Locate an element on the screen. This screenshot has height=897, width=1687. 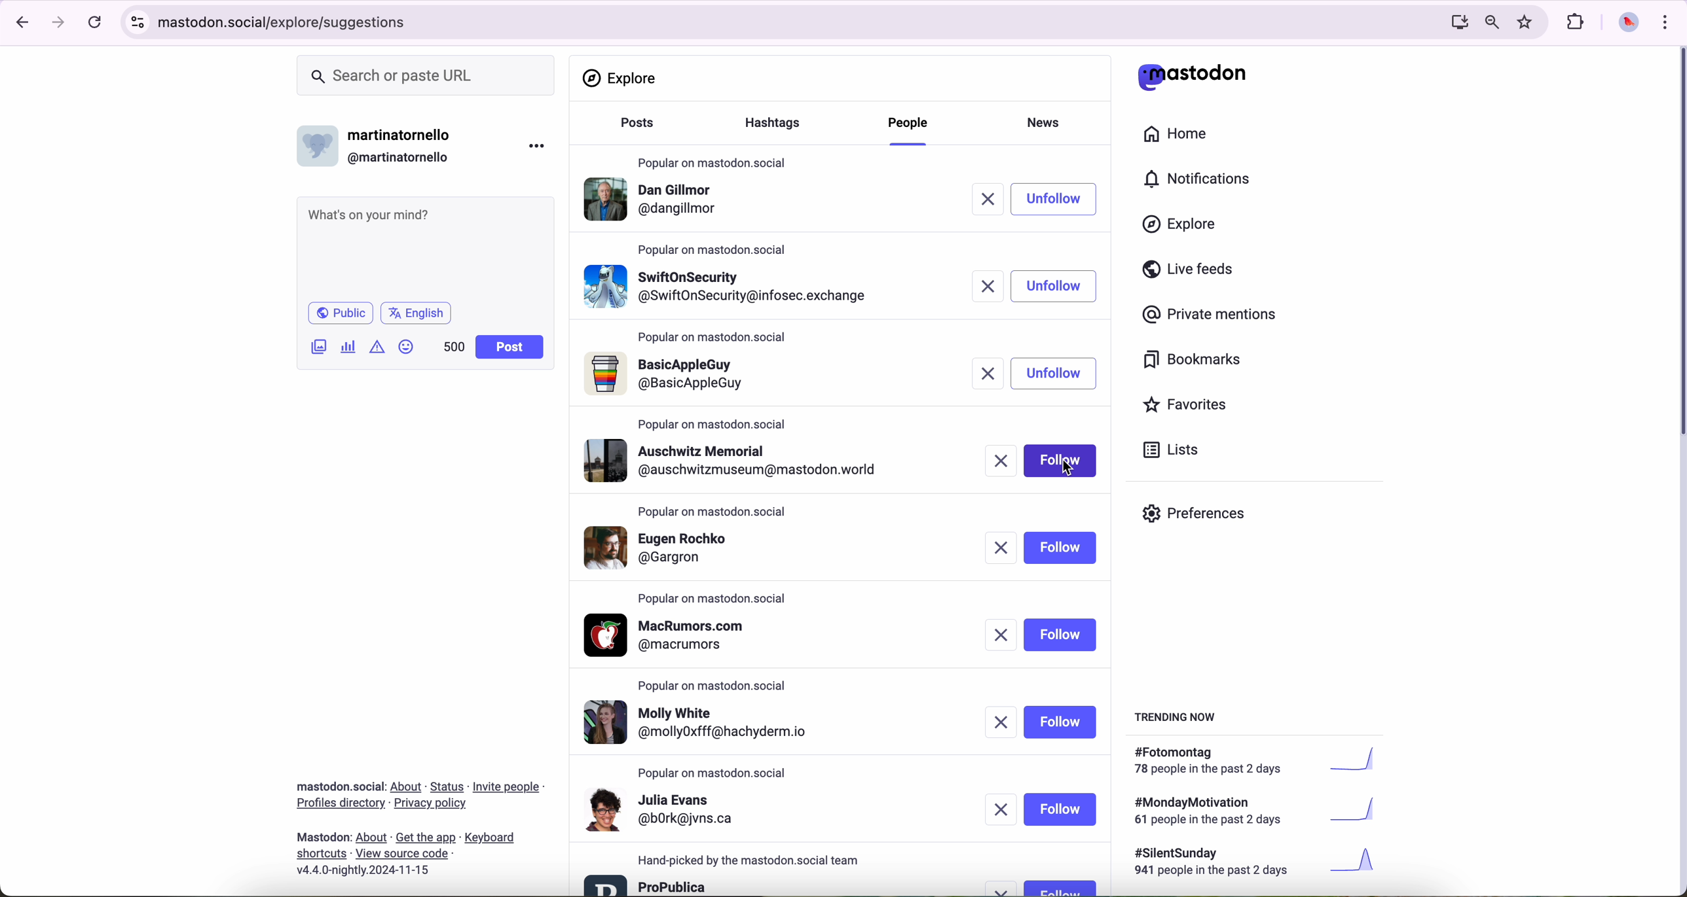
about is located at coordinates (420, 824).